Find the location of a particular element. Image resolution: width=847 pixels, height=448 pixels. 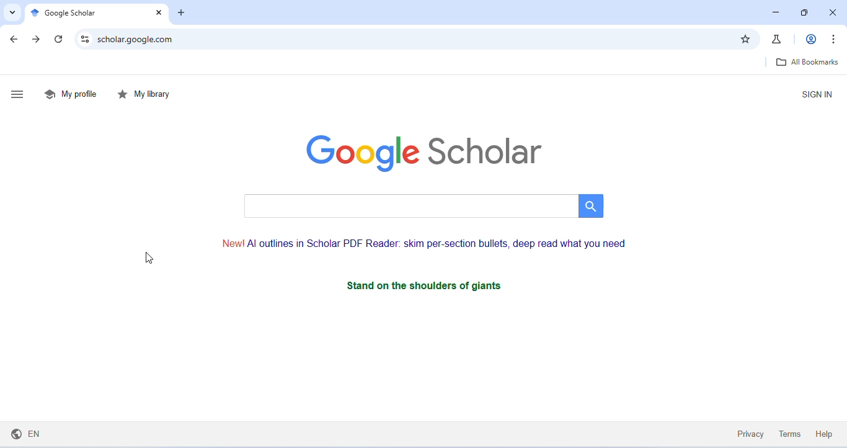

minimize is located at coordinates (776, 12).